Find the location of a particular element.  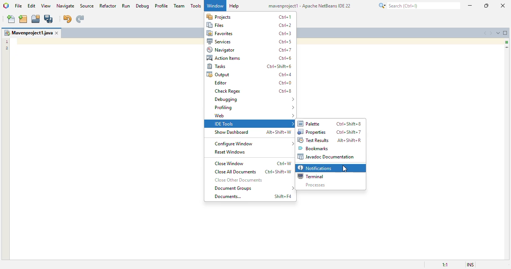

document groups is located at coordinates (254, 188).